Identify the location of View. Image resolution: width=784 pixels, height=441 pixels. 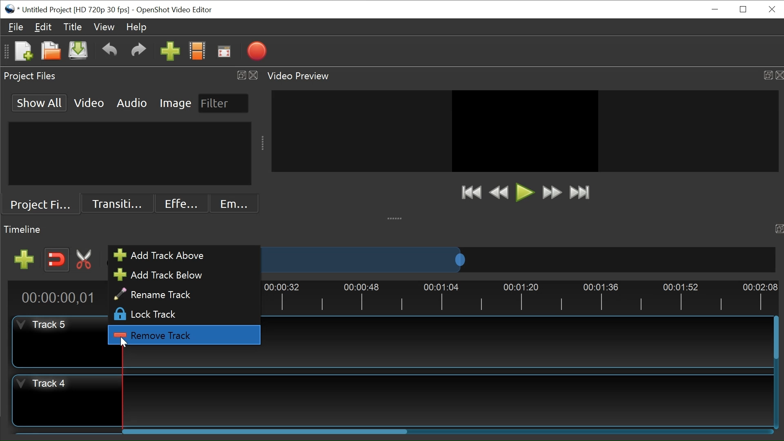
(104, 27).